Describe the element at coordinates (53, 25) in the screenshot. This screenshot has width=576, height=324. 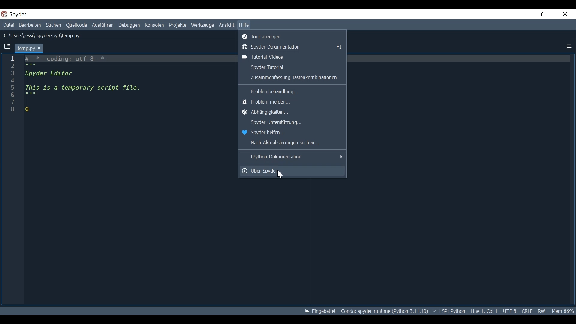
I see `Search` at that location.